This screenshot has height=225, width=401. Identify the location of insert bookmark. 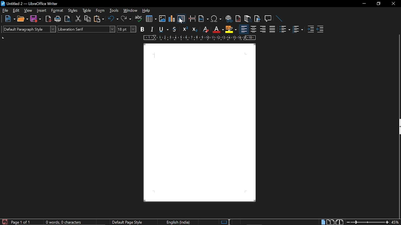
(258, 19).